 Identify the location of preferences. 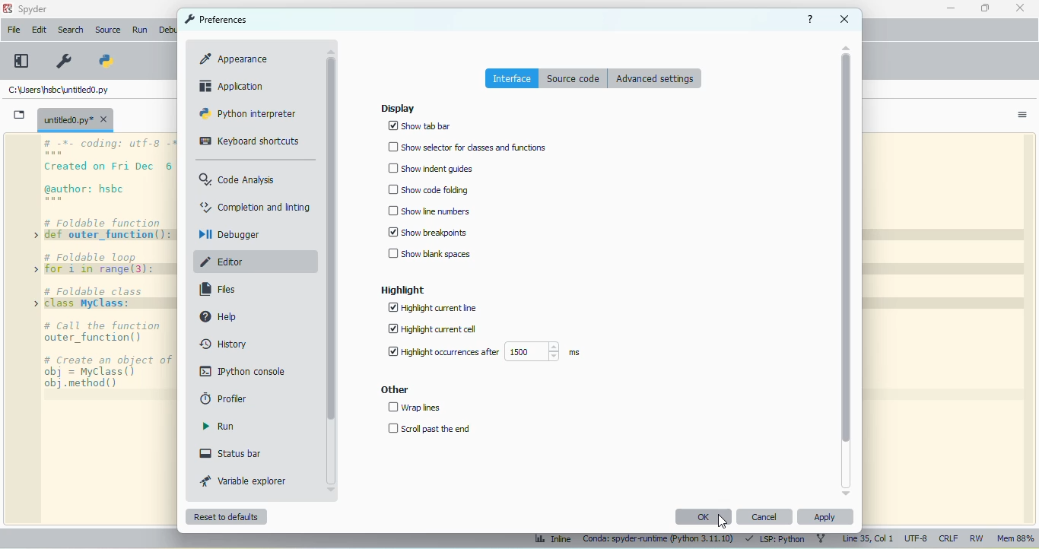
(215, 19).